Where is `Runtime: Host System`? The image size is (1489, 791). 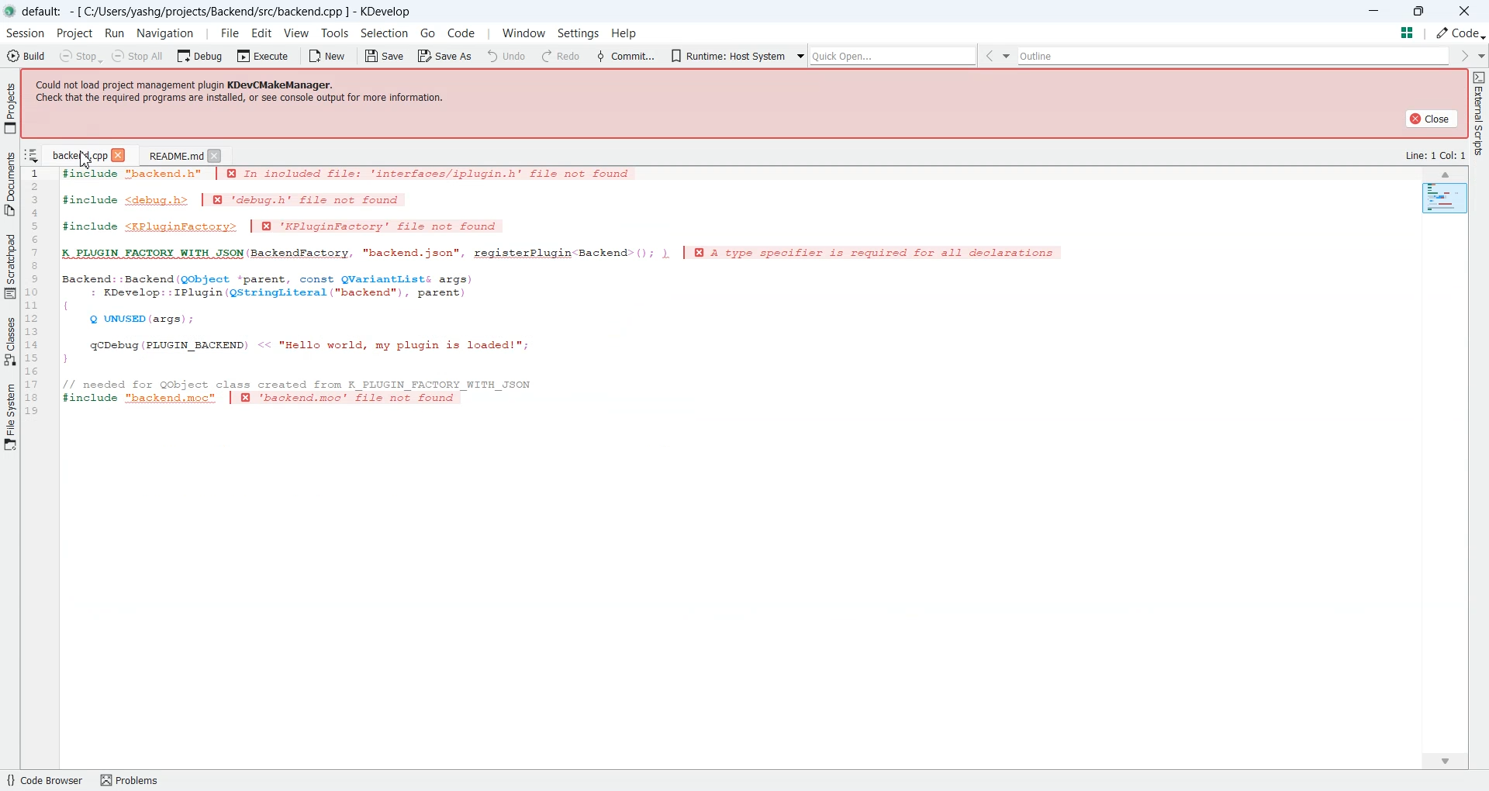
Runtime: Host System is located at coordinates (496, 54).